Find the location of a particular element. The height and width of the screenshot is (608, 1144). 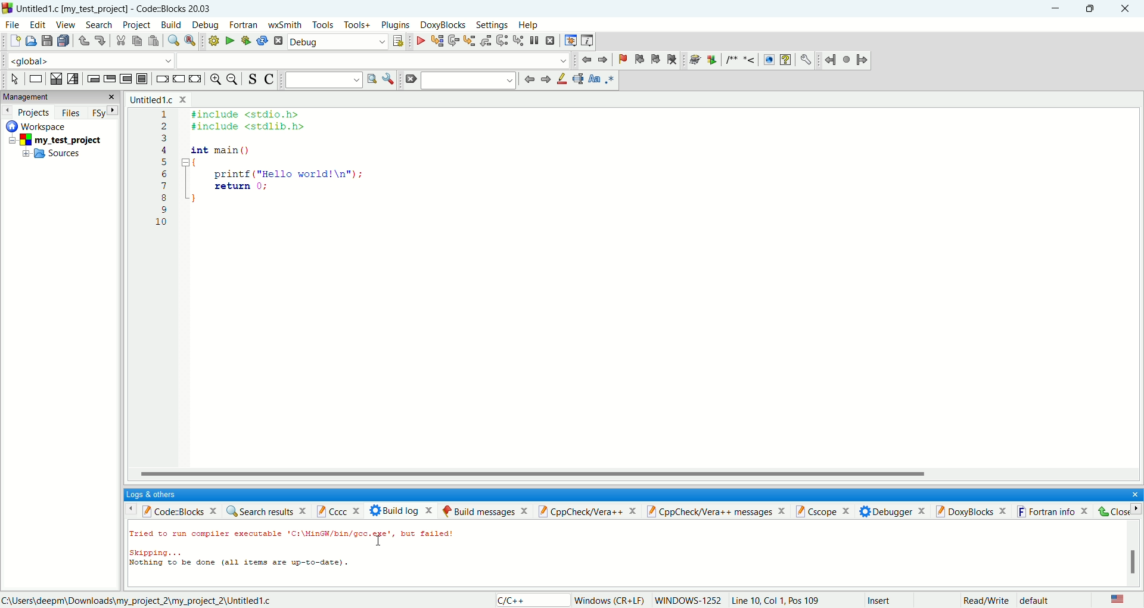

close is located at coordinates (1125, 9).